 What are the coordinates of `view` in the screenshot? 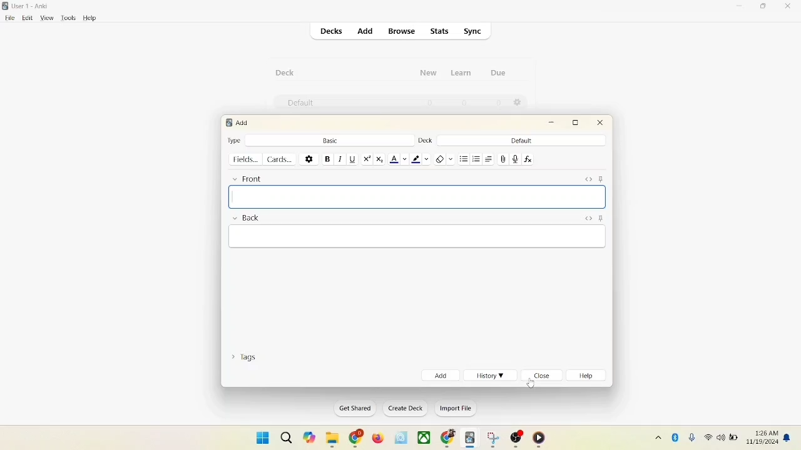 It's located at (48, 19).